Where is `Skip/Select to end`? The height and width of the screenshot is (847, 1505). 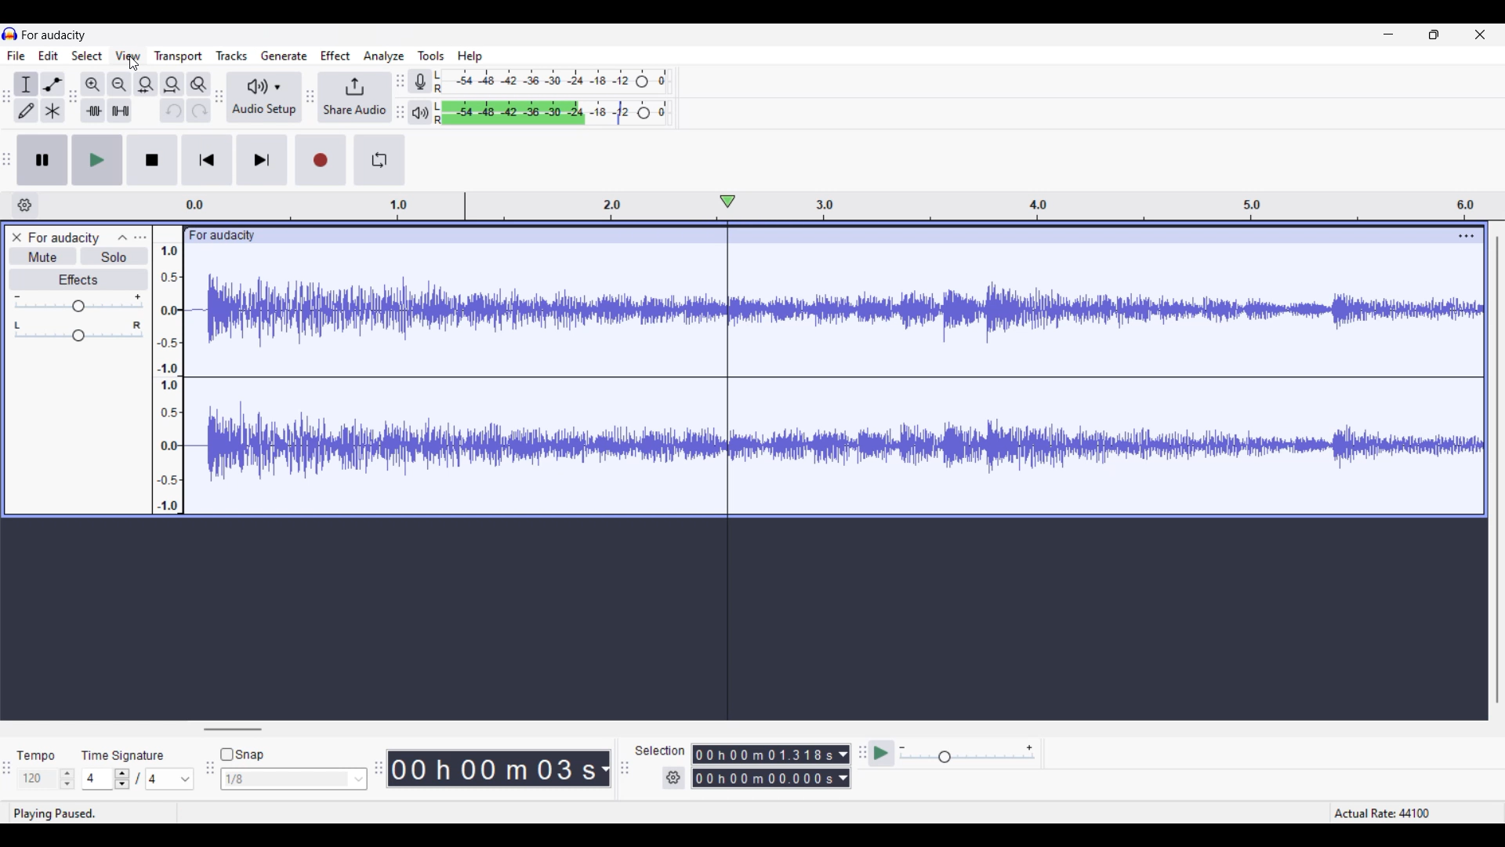
Skip/Select to end is located at coordinates (262, 160).